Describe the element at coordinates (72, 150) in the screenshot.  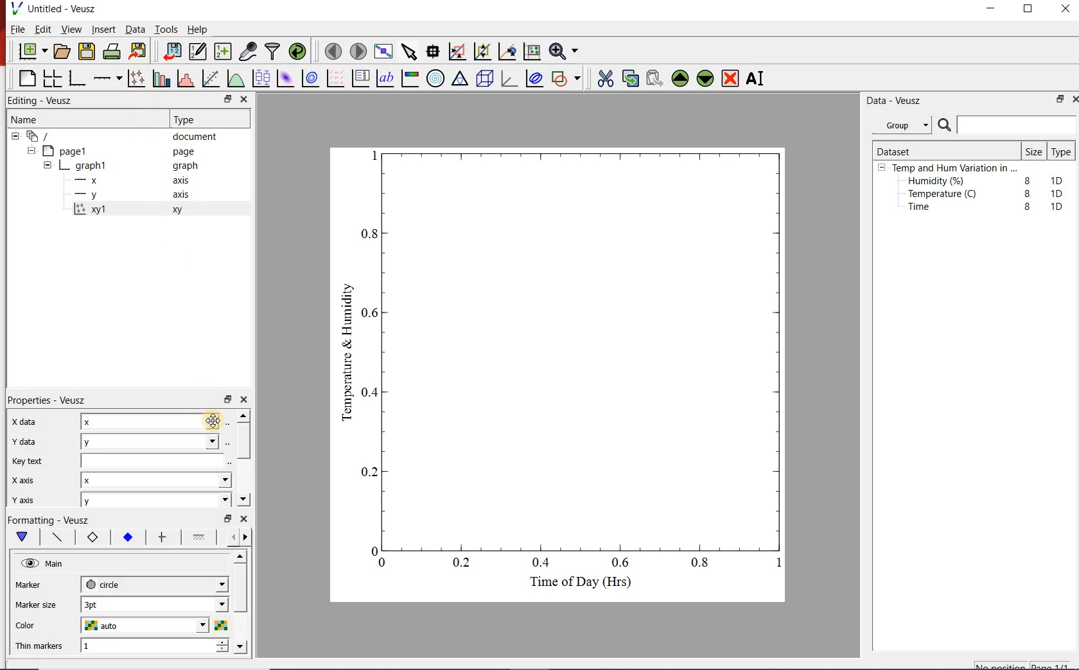
I see `page1` at that location.